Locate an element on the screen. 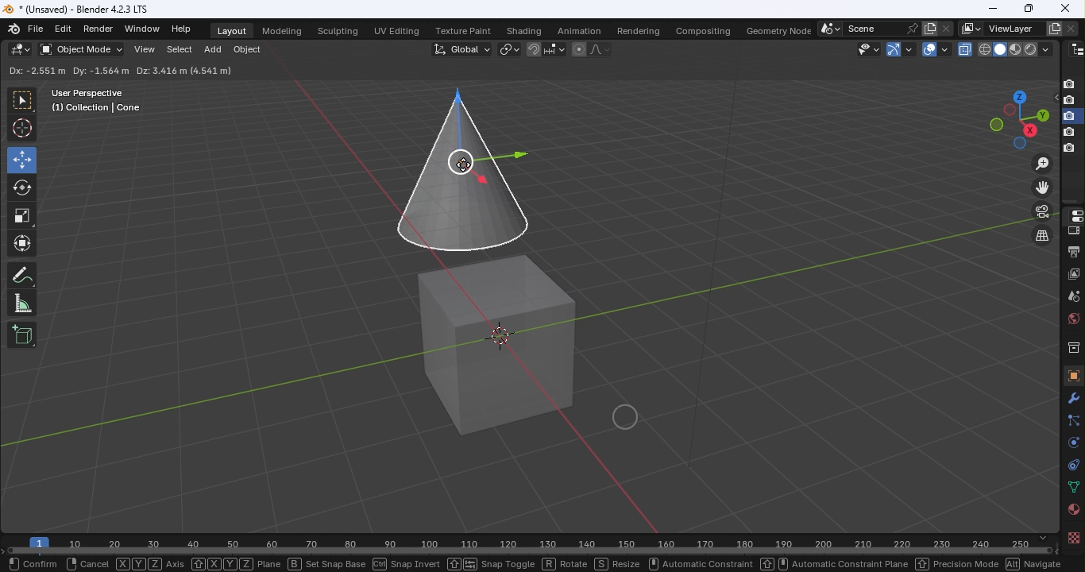 This screenshot has height=572, width=1085. Overlays is located at coordinates (944, 49).